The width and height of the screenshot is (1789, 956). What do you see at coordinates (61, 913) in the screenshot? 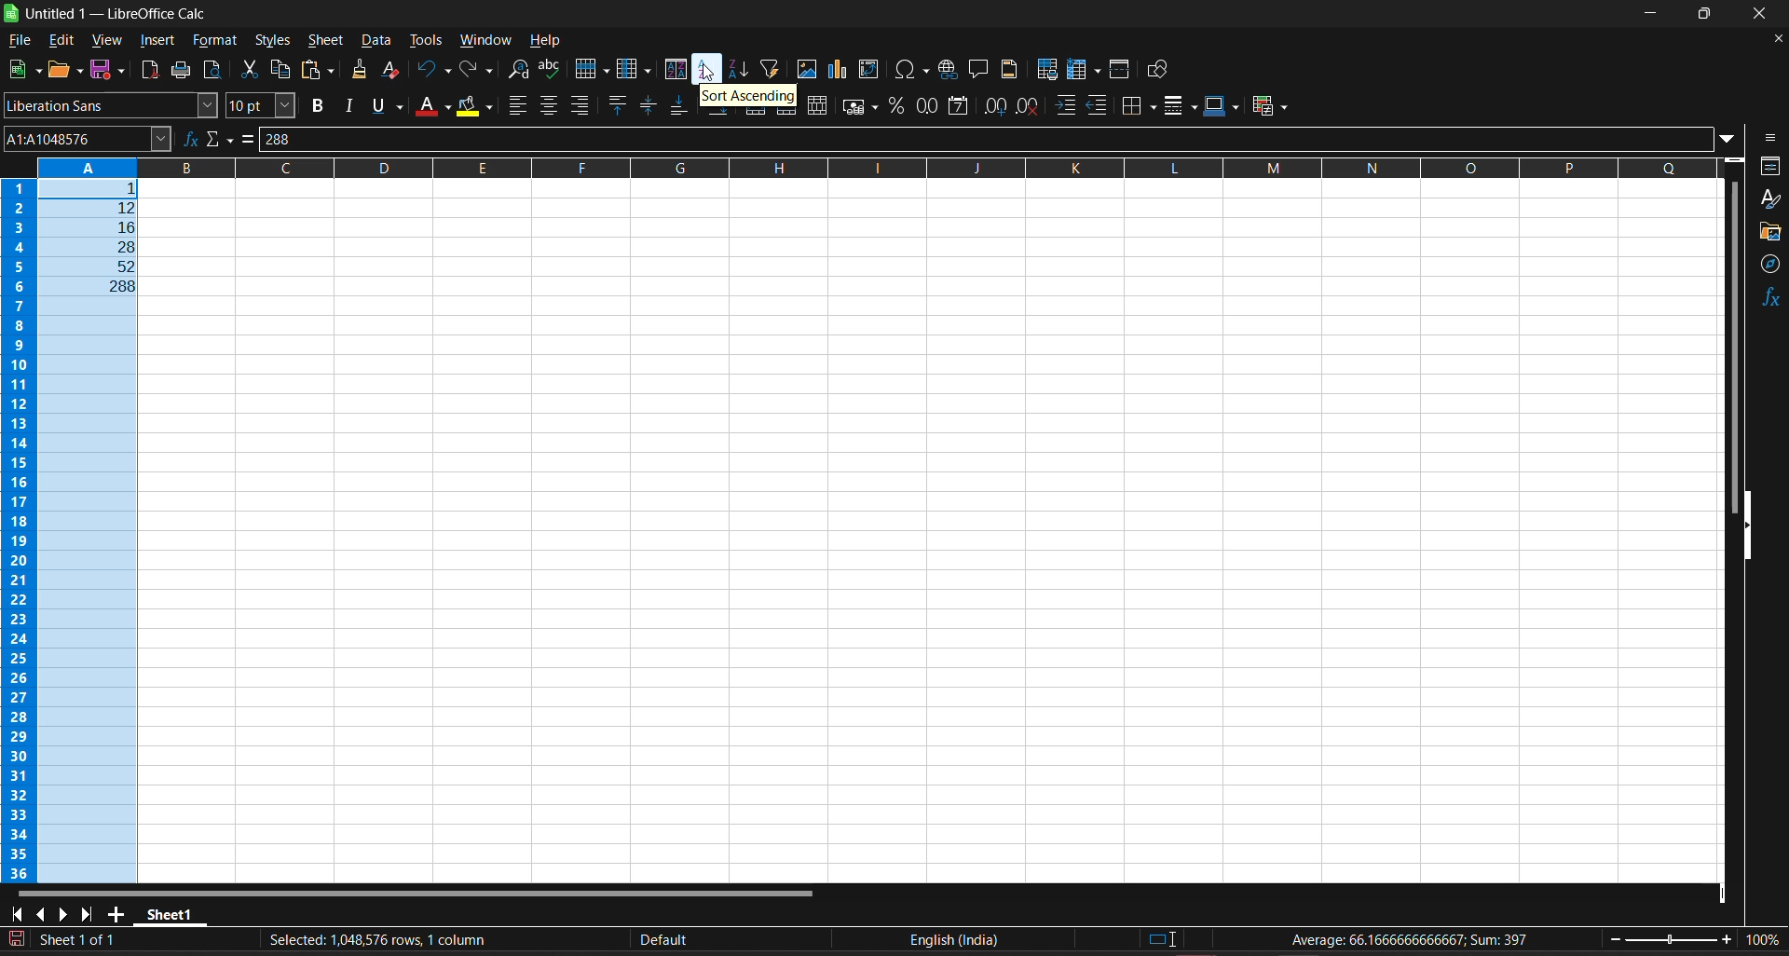
I see `scroll to next sheet` at bounding box center [61, 913].